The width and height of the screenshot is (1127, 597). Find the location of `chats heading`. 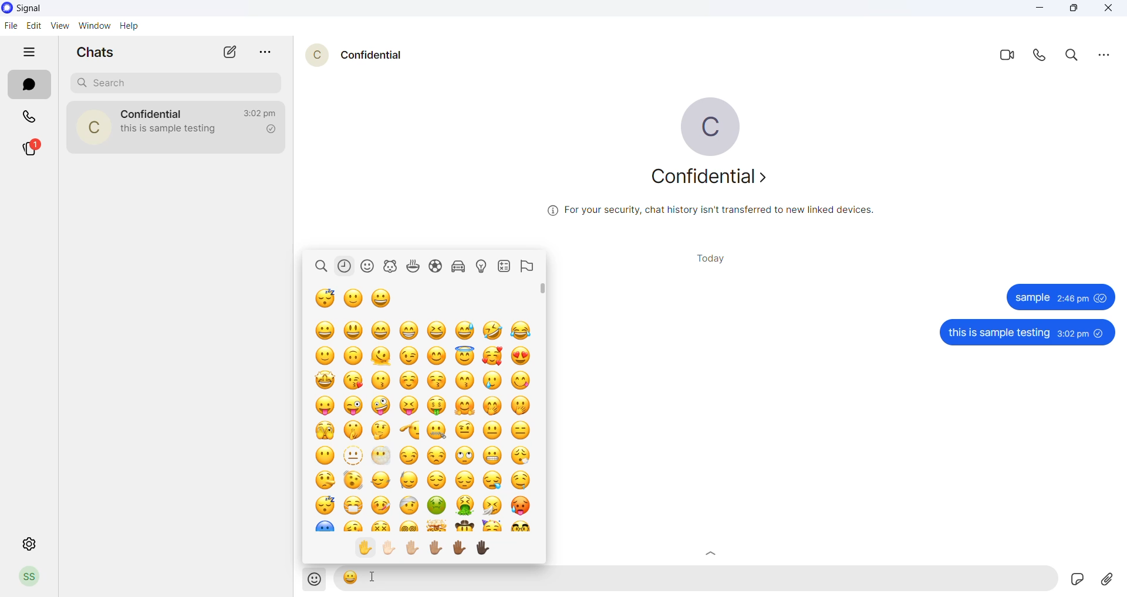

chats heading is located at coordinates (99, 52).